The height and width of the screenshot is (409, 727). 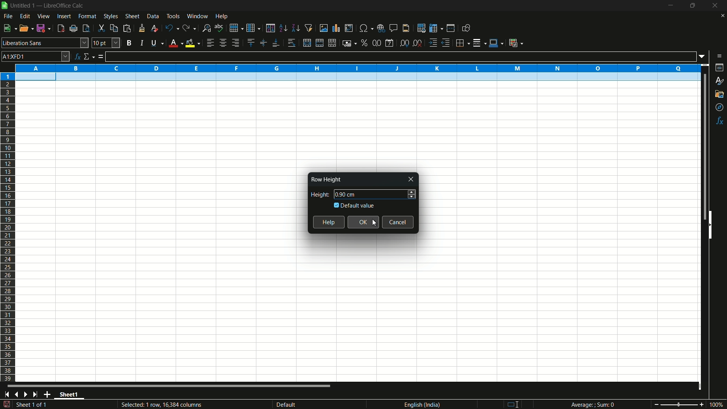 I want to click on format as currency, so click(x=349, y=43).